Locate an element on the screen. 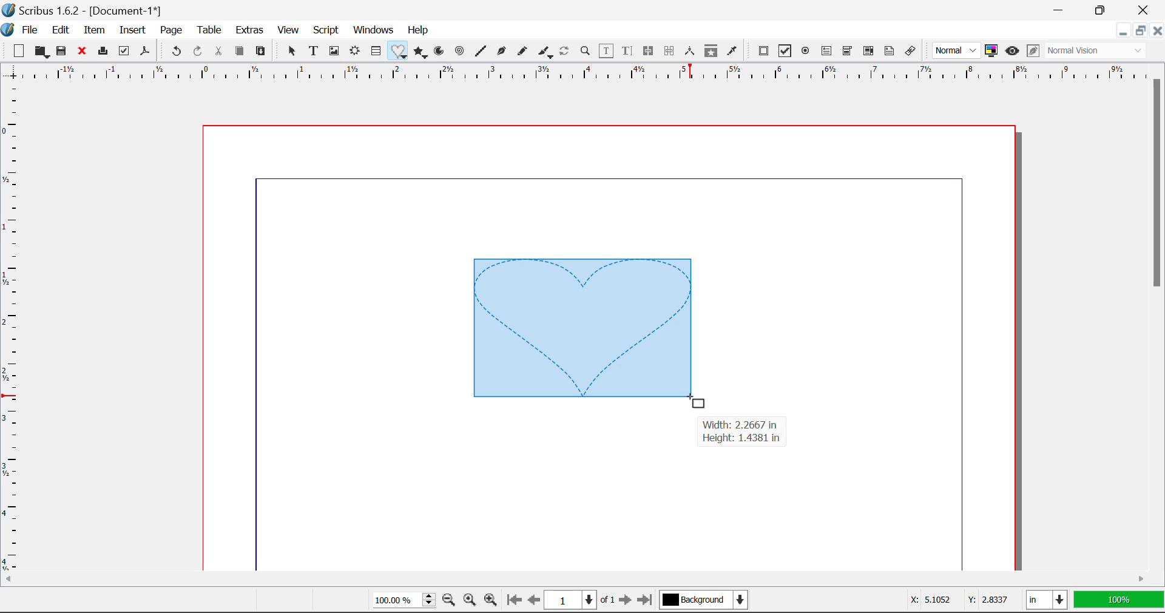 The image size is (1165, 613). New is located at coordinates (19, 53).